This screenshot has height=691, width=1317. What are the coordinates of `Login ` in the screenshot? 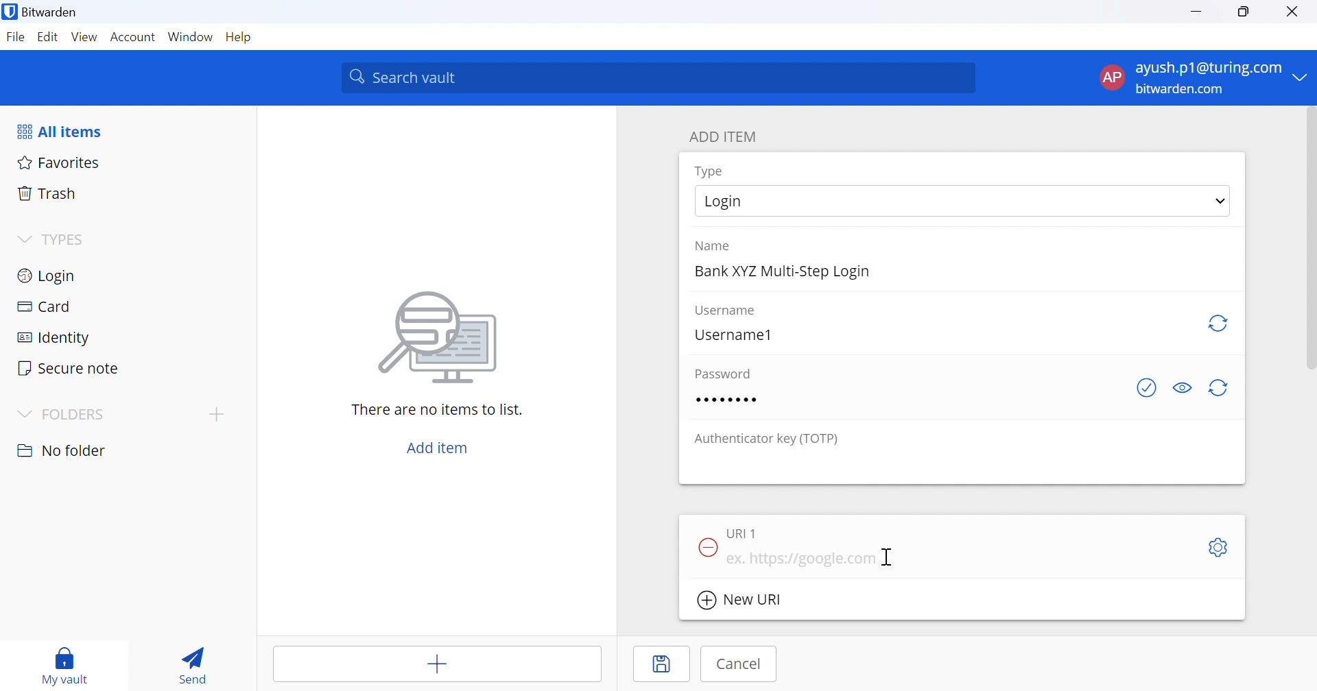 It's located at (741, 201).